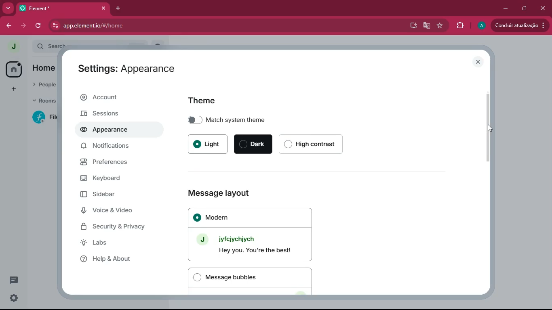 The image size is (552, 310). What do you see at coordinates (412, 26) in the screenshot?
I see `desktop` at bounding box center [412, 26].